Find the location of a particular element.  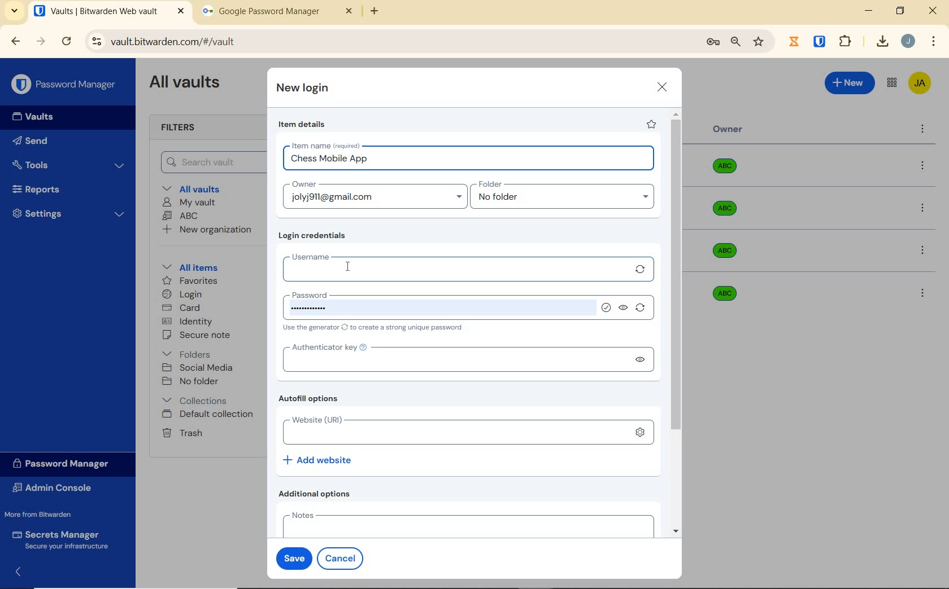

generate is located at coordinates (643, 310).